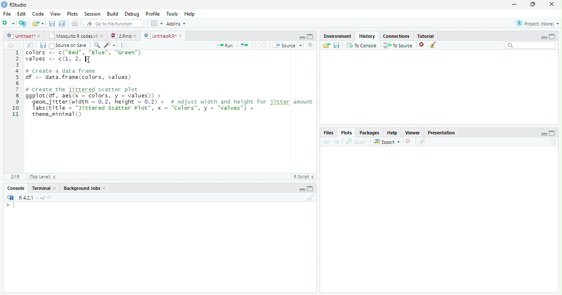 The image size is (562, 295). Describe the element at coordinates (302, 37) in the screenshot. I see `Minimize` at that location.